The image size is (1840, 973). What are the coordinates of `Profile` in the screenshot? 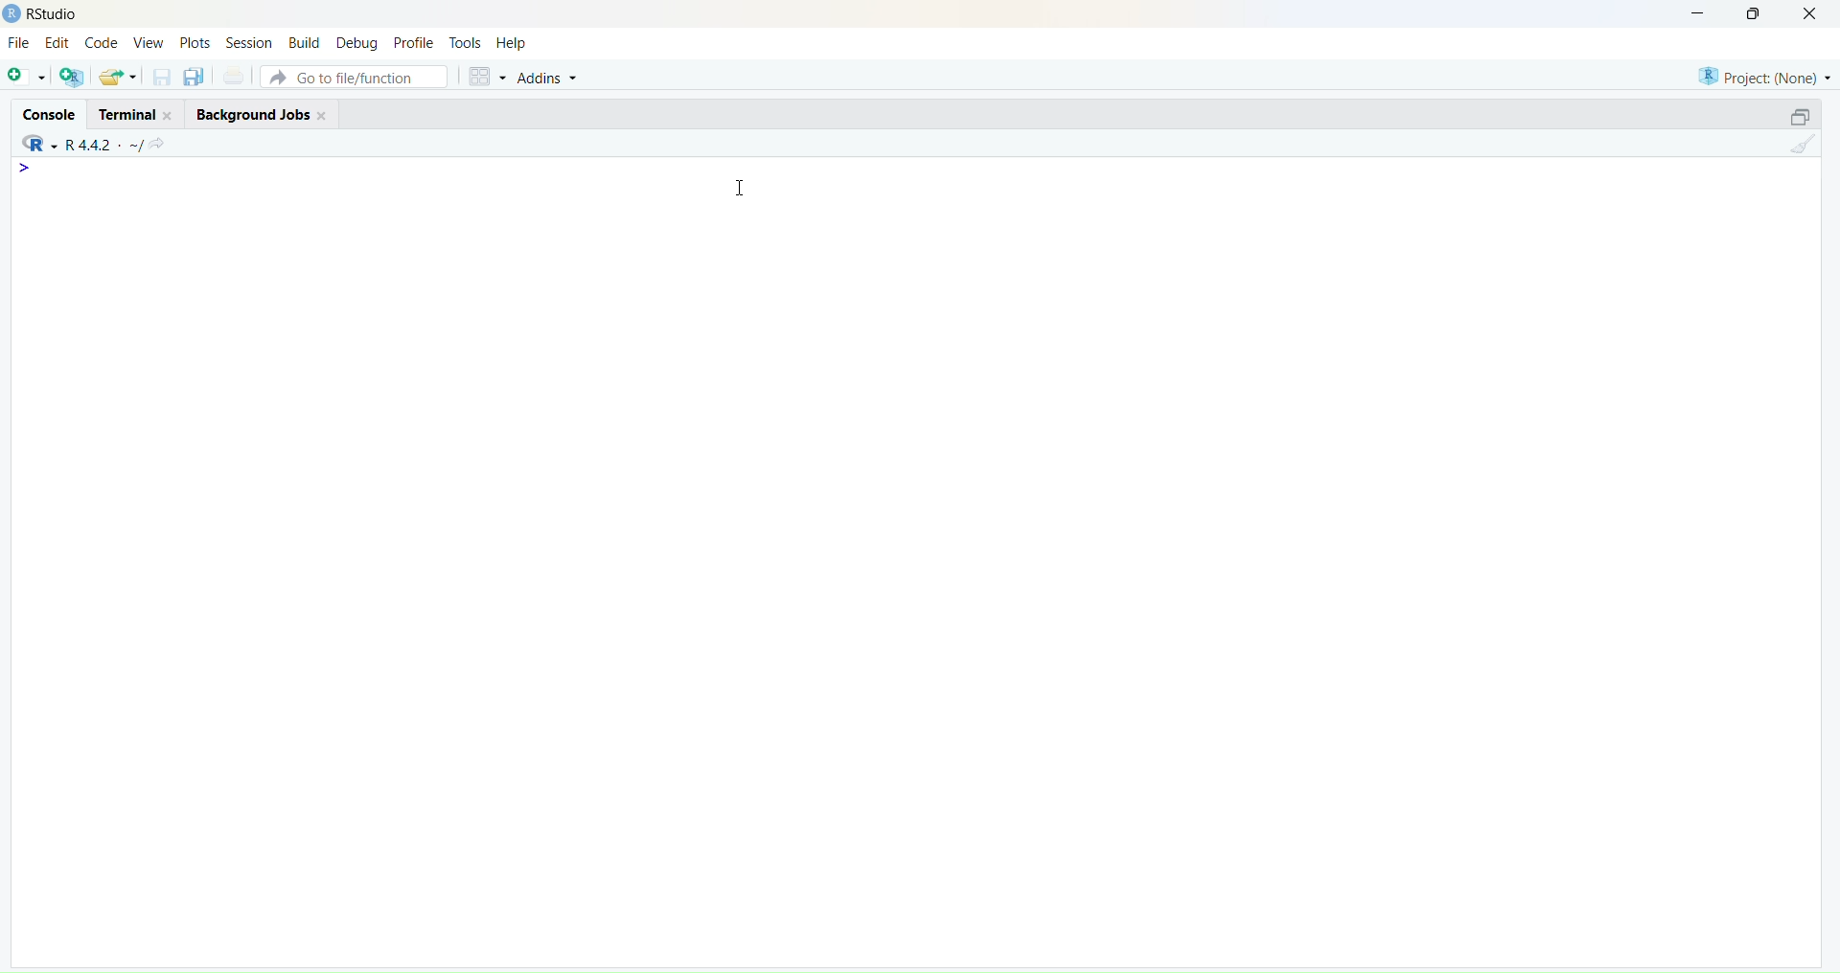 It's located at (414, 44).